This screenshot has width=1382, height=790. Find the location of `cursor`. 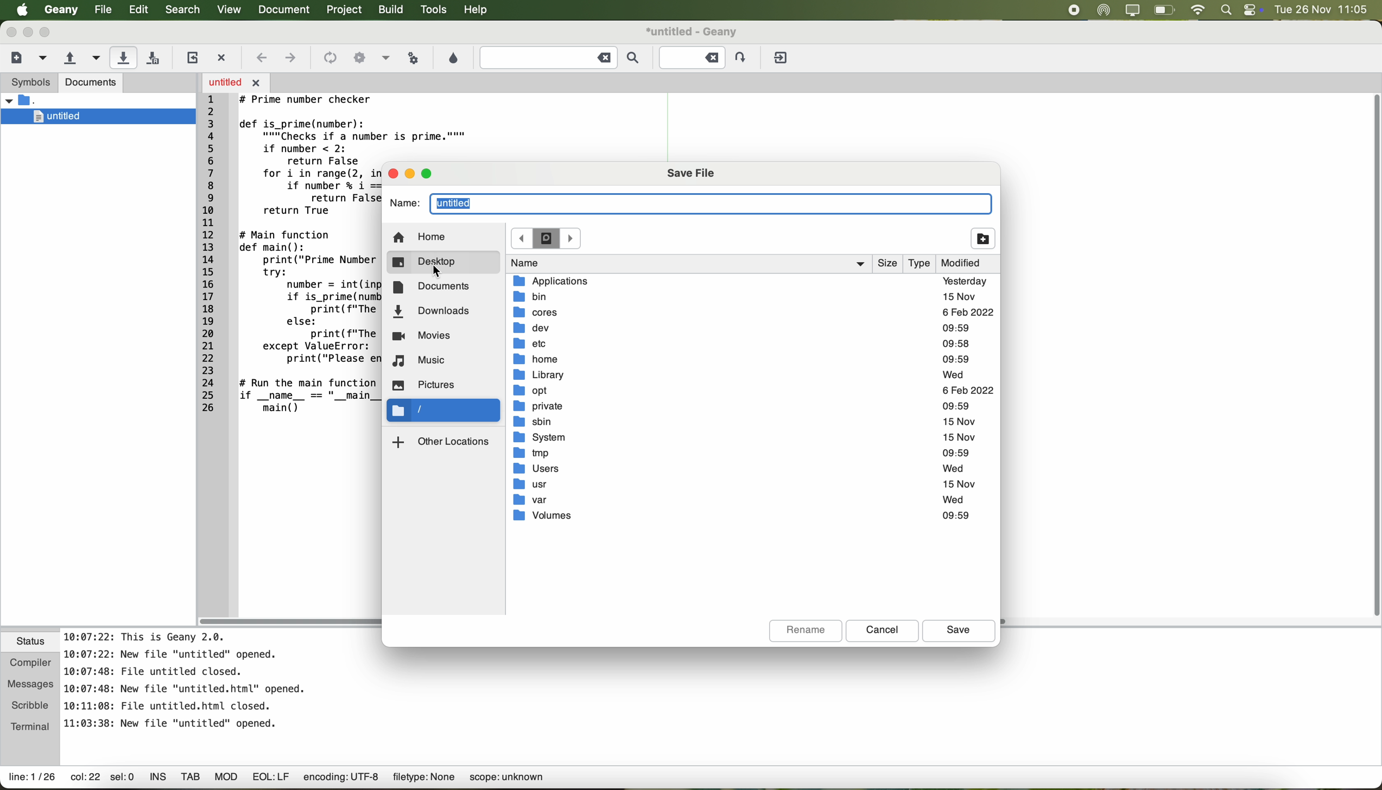

cursor is located at coordinates (439, 272).